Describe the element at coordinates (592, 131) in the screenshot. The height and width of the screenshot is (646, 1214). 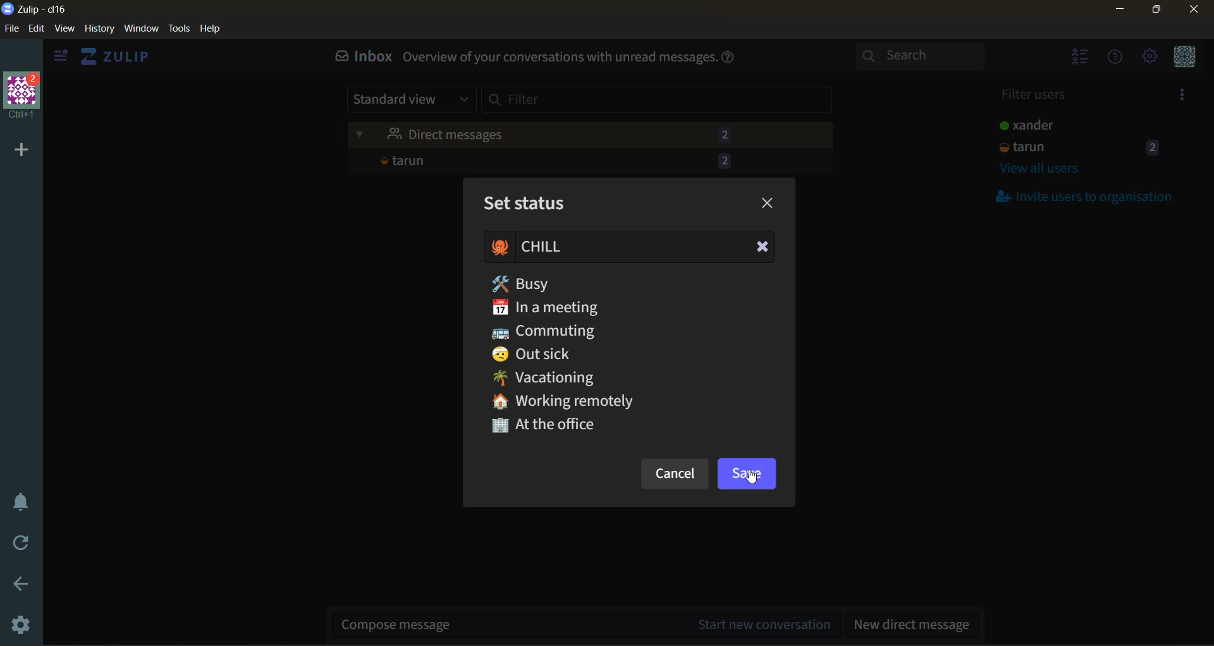
I see `unread messages` at that location.